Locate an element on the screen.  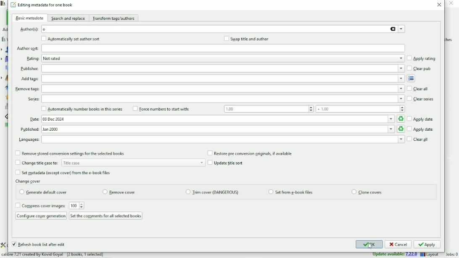
Clear series is located at coordinates (421, 99).